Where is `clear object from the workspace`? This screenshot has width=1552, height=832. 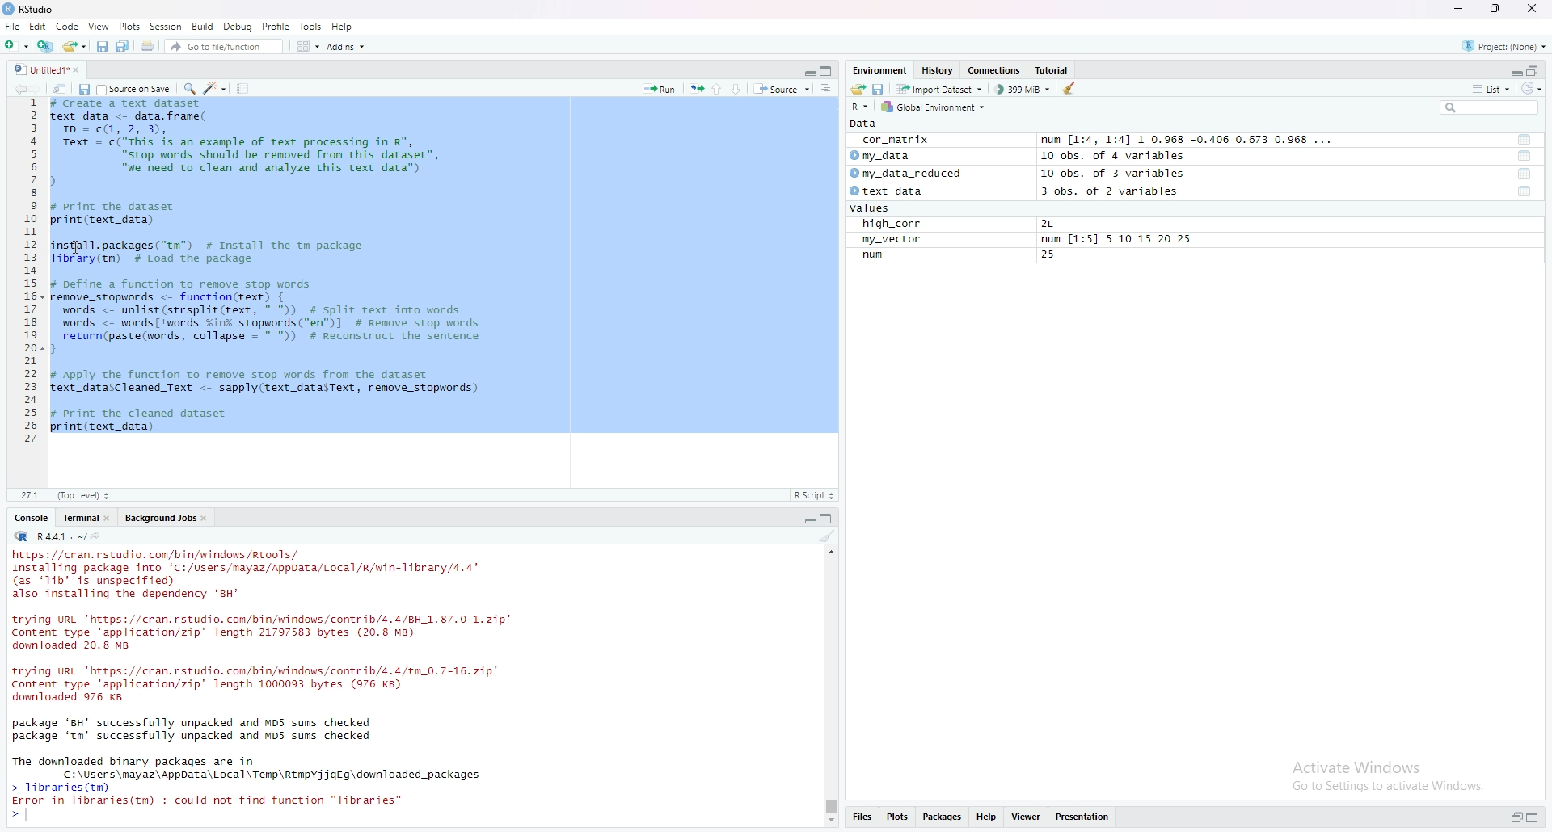 clear object from the workspace is located at coordinates (1071, 90).